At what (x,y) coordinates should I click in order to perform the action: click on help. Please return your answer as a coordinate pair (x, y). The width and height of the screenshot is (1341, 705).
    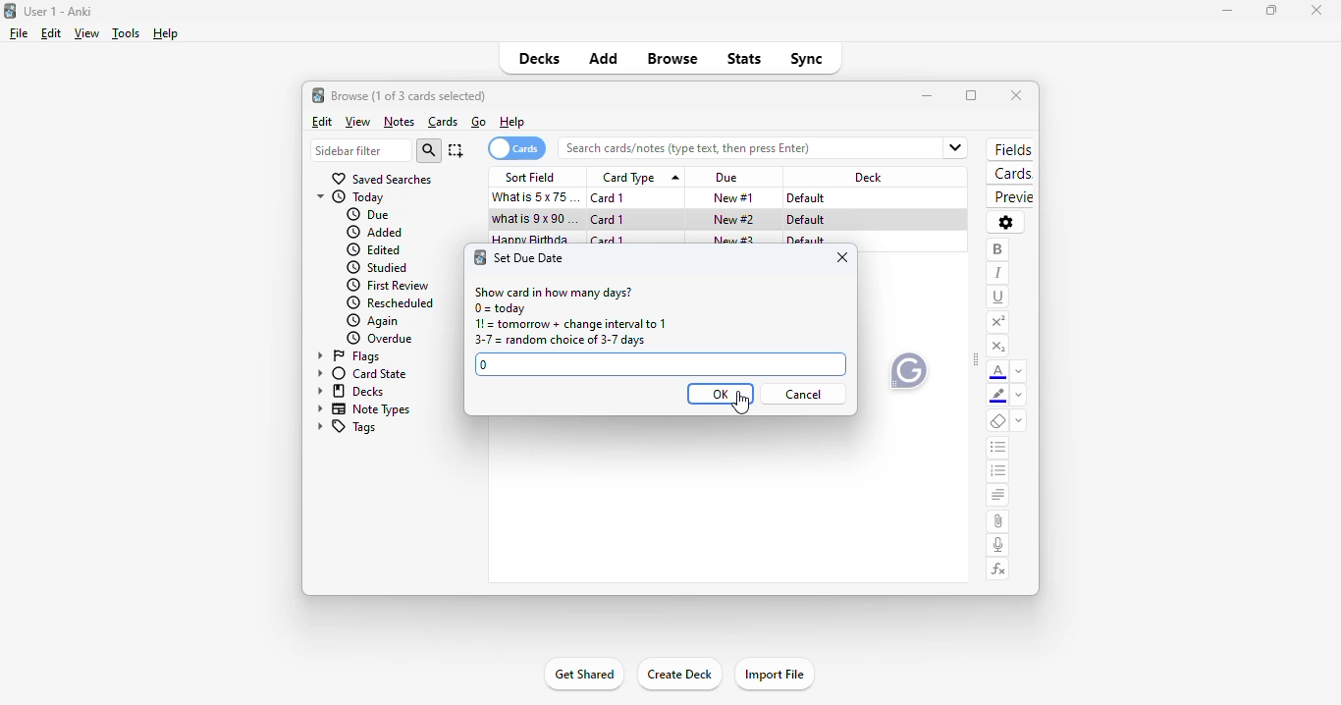
    Looking at the image, I should click on (167, 34).